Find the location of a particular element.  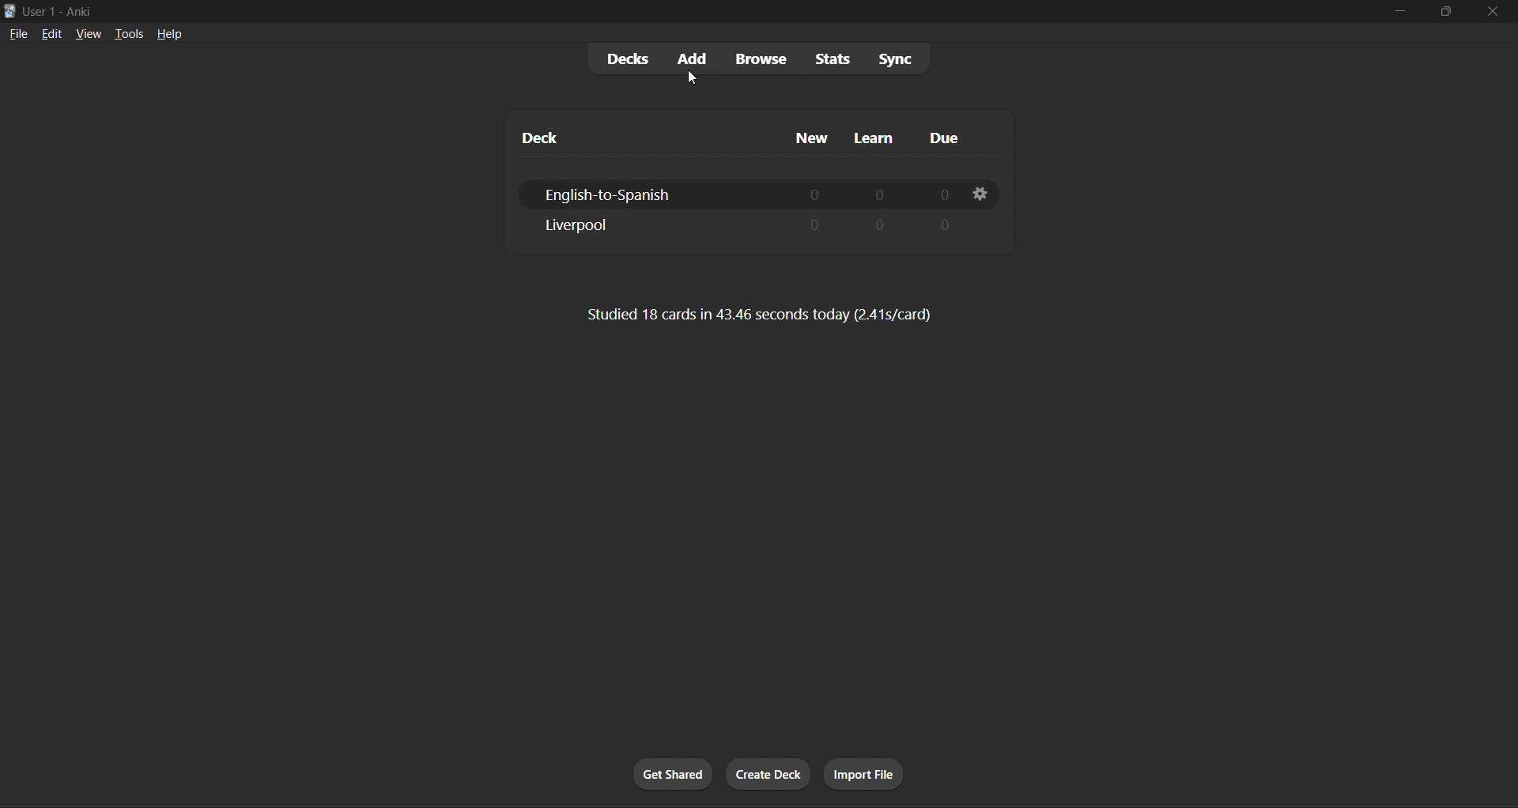

learn column is located at coordinates (879, 135).